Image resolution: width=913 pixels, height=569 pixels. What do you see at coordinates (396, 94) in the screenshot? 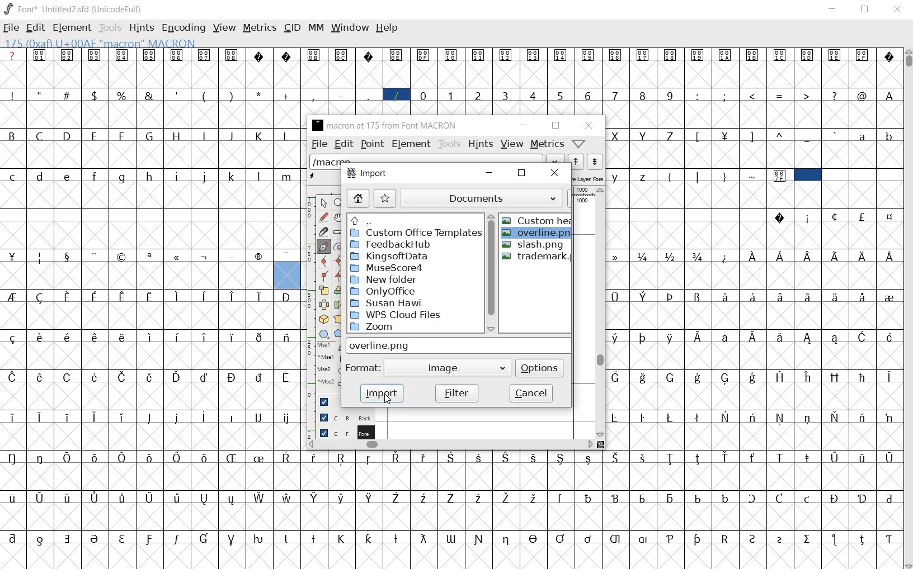
I see `/` at bounding box center [396, 94].